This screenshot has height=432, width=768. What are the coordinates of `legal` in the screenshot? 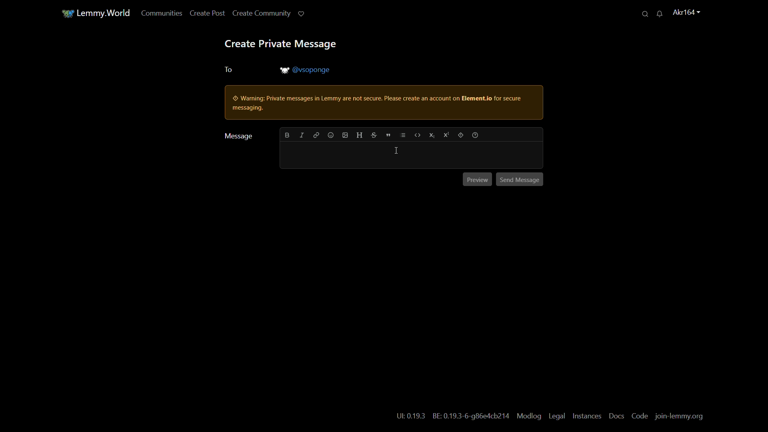 It's located at (556, 416).